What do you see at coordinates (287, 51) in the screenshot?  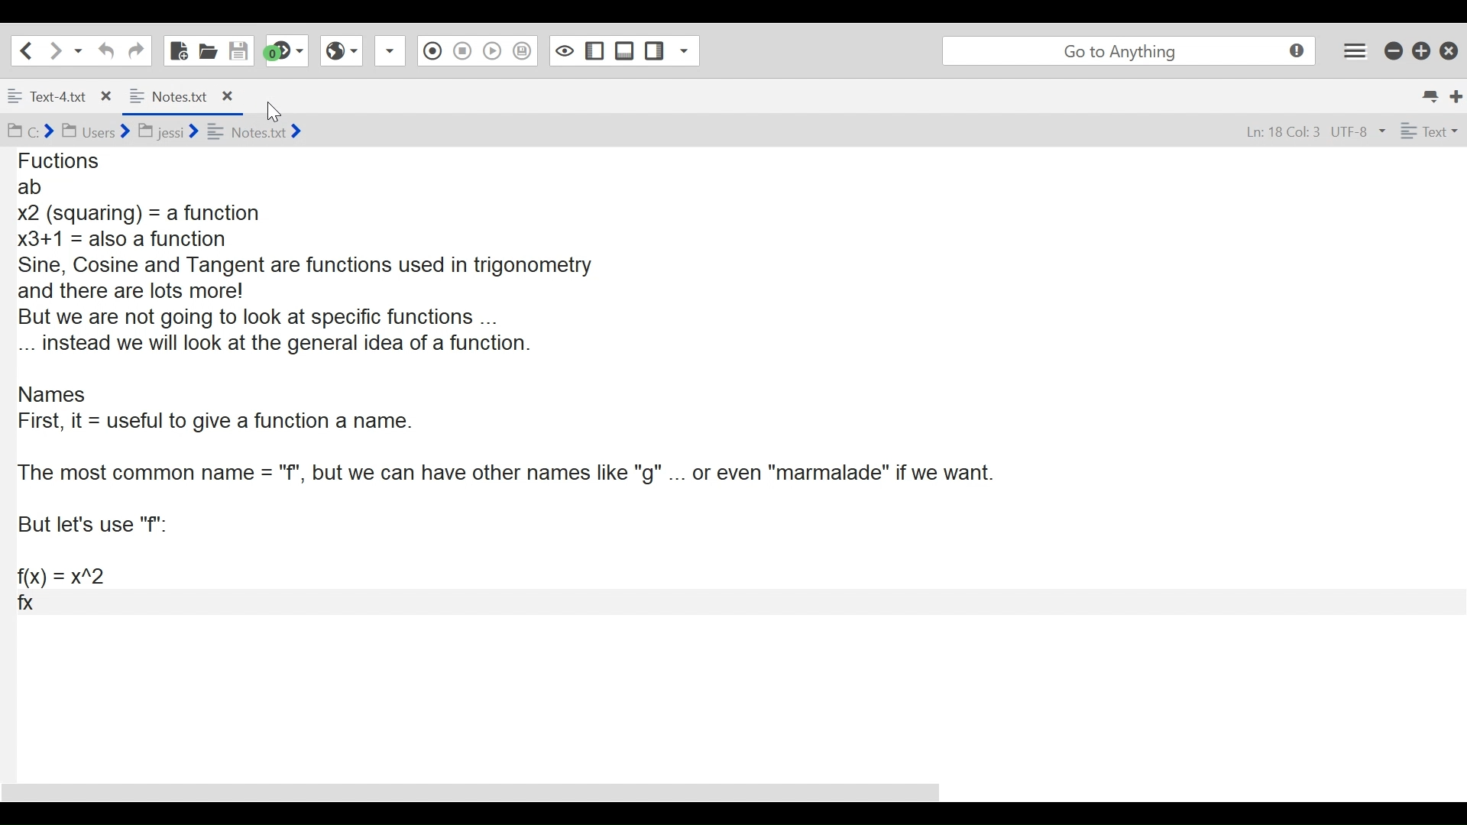 I see `Jump to the next Syntax checking result` at bounding box center [287, 51].